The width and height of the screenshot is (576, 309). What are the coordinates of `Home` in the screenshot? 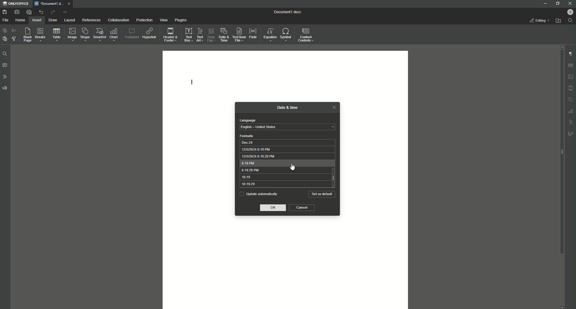 It's located at (21, 20).